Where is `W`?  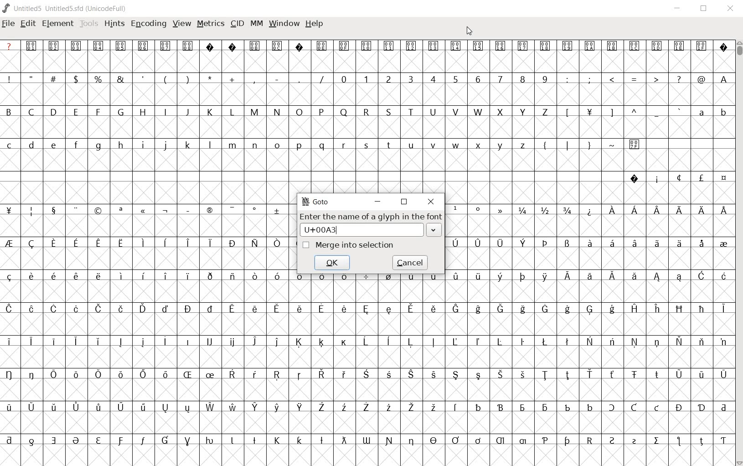 W is located at coordinates (478, 110).